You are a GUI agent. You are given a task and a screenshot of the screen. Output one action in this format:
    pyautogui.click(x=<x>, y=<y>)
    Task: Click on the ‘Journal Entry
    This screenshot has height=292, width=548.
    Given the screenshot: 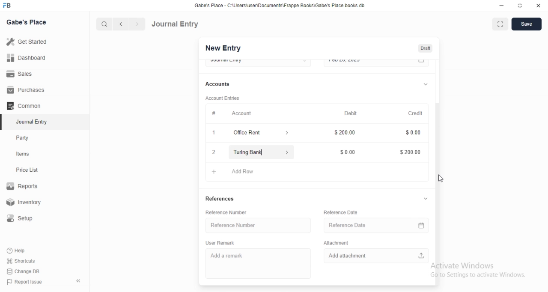 What is the action you would take?
    pyautogui.click(x=33, y=122)
    